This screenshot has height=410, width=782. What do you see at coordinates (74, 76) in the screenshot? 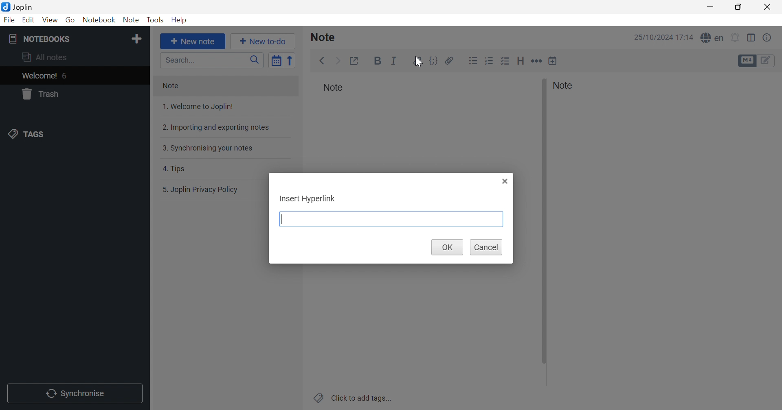
I see `Welcome! 6` at bounding box center [74, 76].